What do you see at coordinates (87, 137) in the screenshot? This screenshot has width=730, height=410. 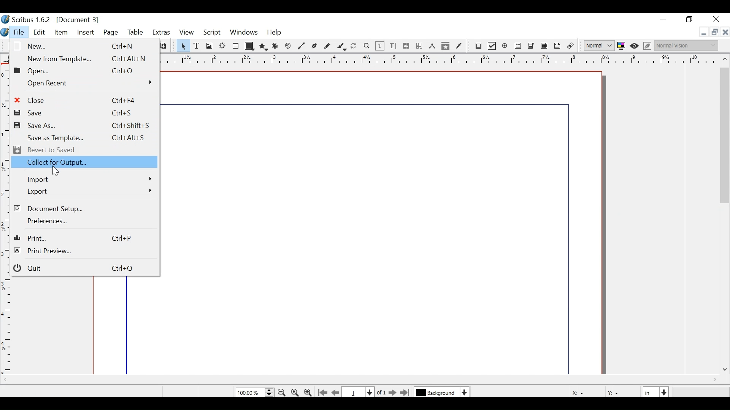 I see `Save As Template` at bounding box center [87, 137].